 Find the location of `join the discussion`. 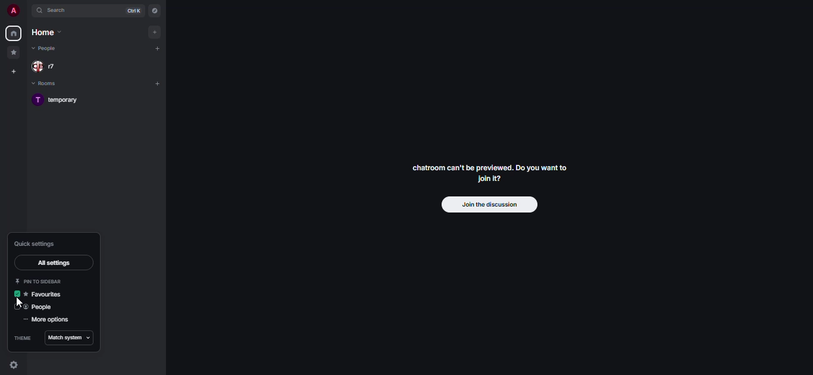

join the discussion is located at coordinates (489, 205).